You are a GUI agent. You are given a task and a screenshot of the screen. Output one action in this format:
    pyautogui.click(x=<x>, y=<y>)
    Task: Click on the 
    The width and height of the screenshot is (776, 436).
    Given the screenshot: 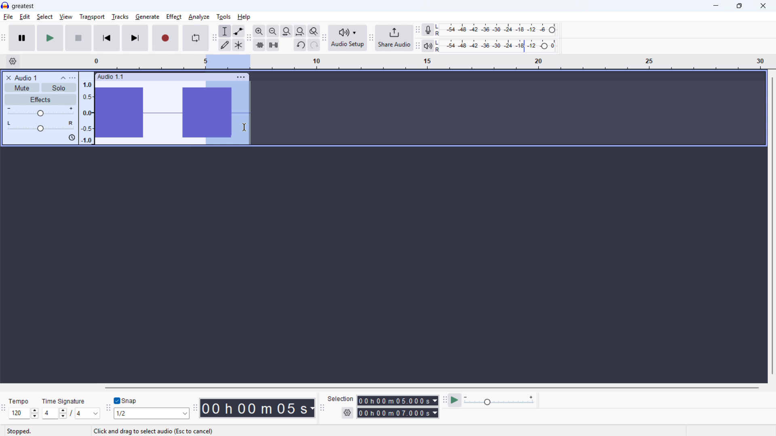 What is the action you would take?
    pyautogui.click(x=19, y=402)
    